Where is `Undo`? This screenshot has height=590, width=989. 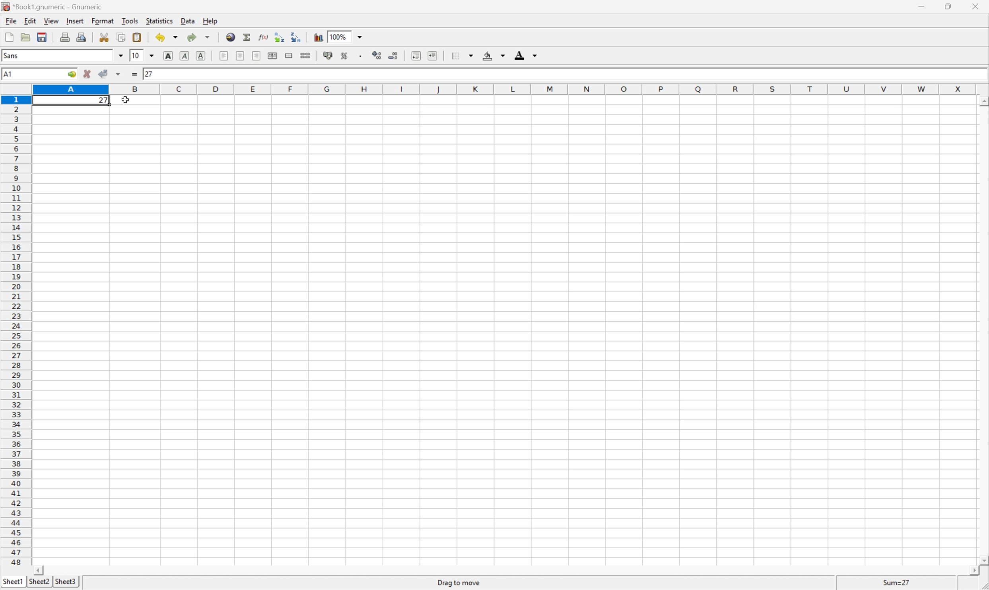
Undo is located at coordinates (167, 36).